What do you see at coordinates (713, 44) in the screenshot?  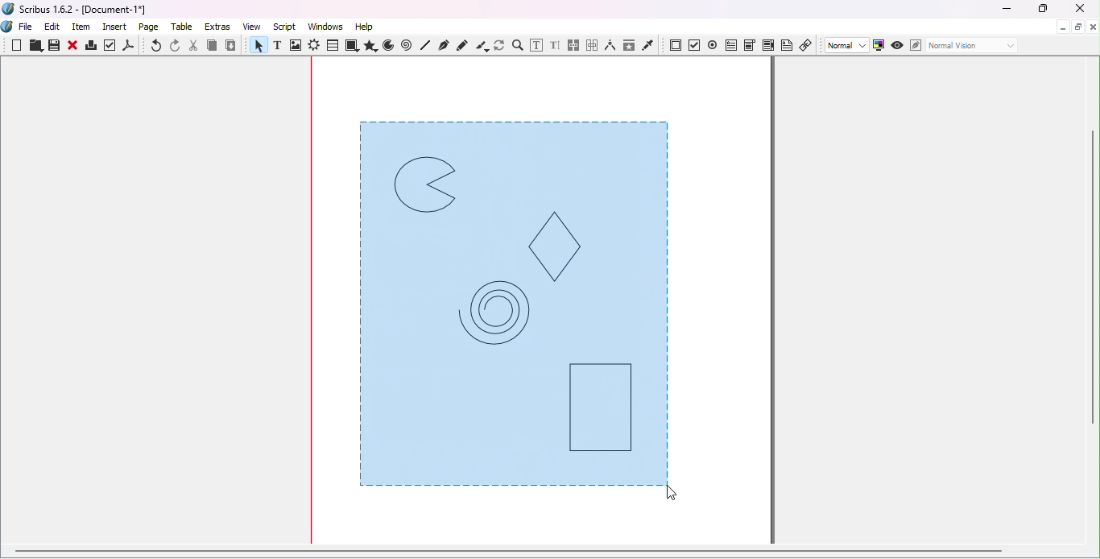 I see `PDF radio button` at bounding box center [713, 44].